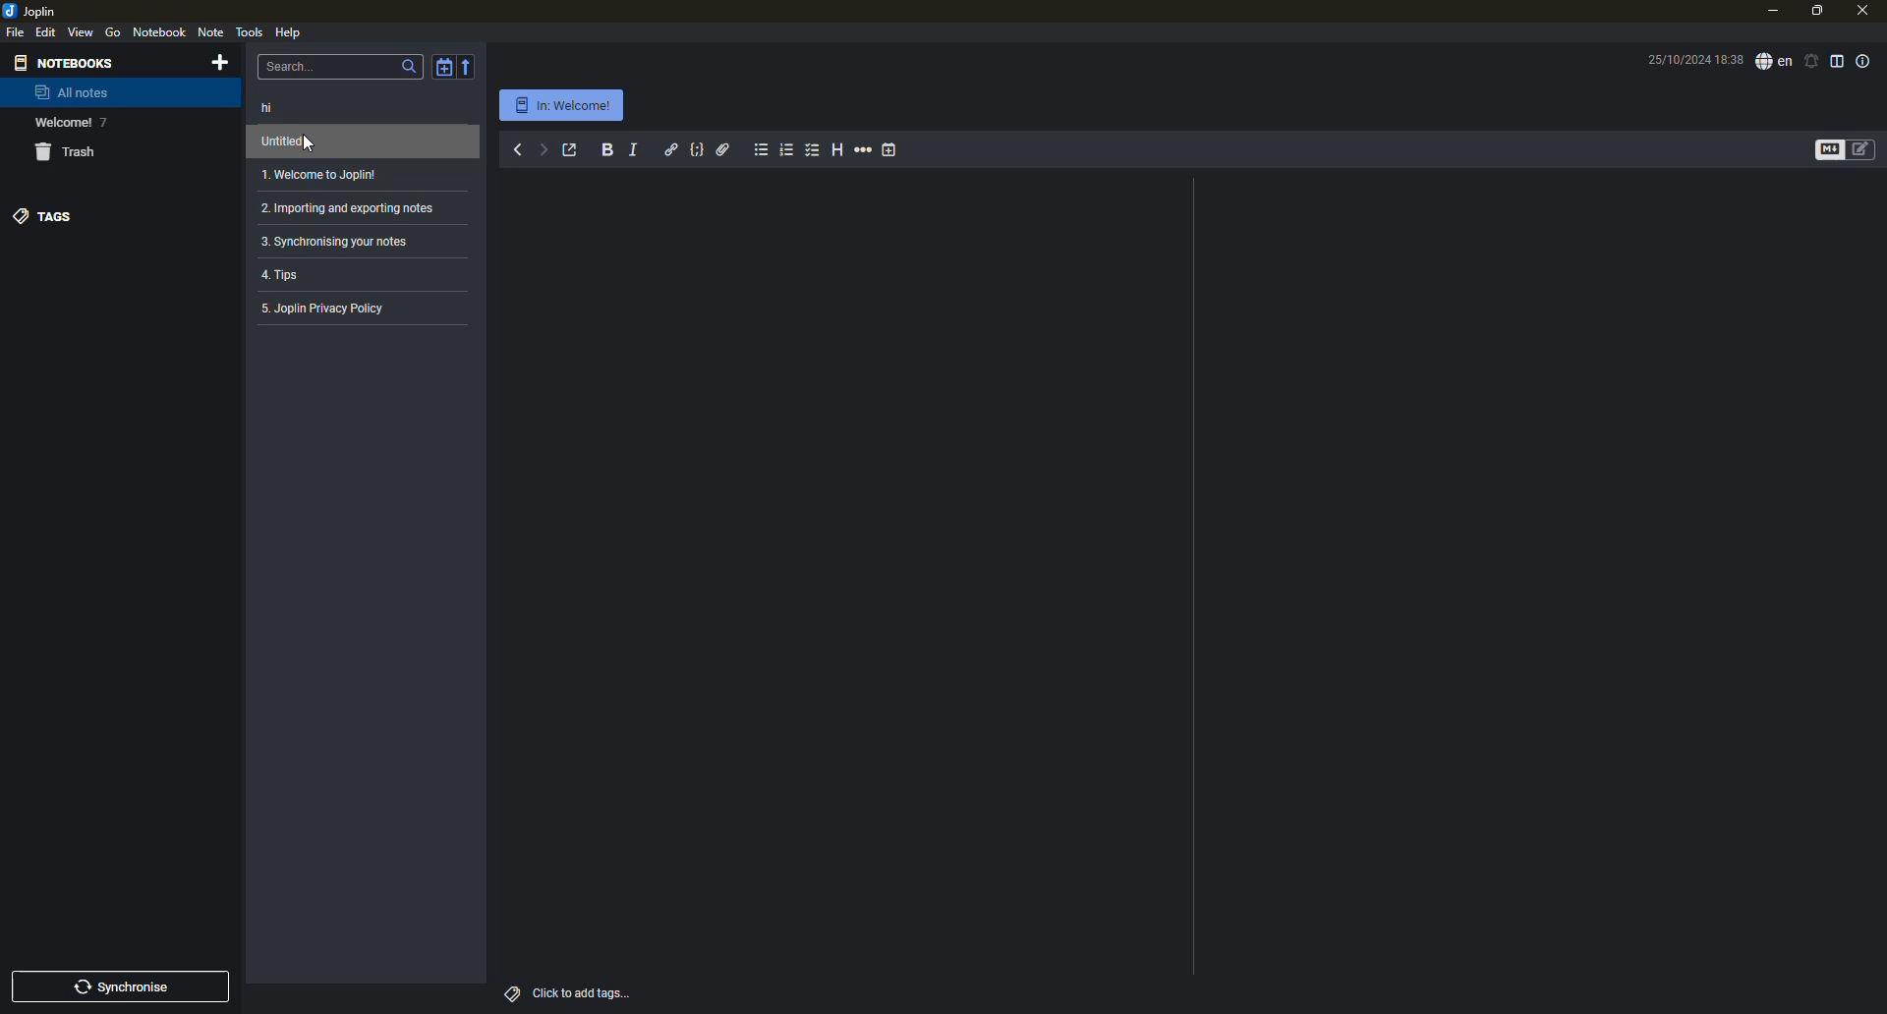 This screenshot has height=1014, width=1887. Describe the element at coordinates (516, 148) in the screenshot. I see `back` at that location.